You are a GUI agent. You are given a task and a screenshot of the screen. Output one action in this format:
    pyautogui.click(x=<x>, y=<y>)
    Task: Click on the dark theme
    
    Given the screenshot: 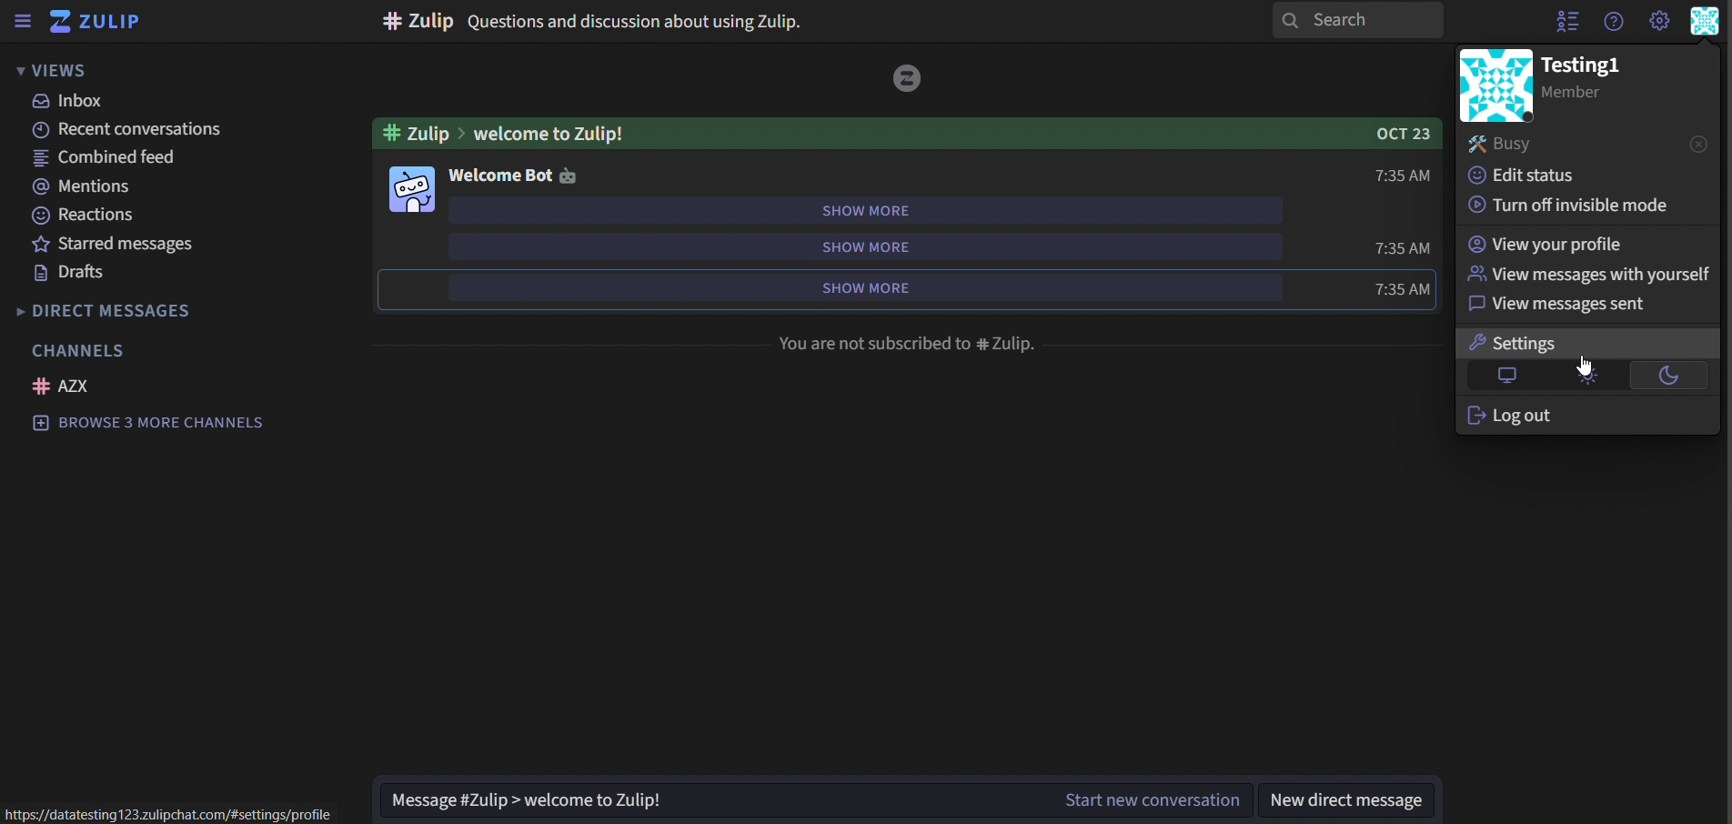 What is the action you would take?
    pyautogui.click(x=1674, y=374)
    